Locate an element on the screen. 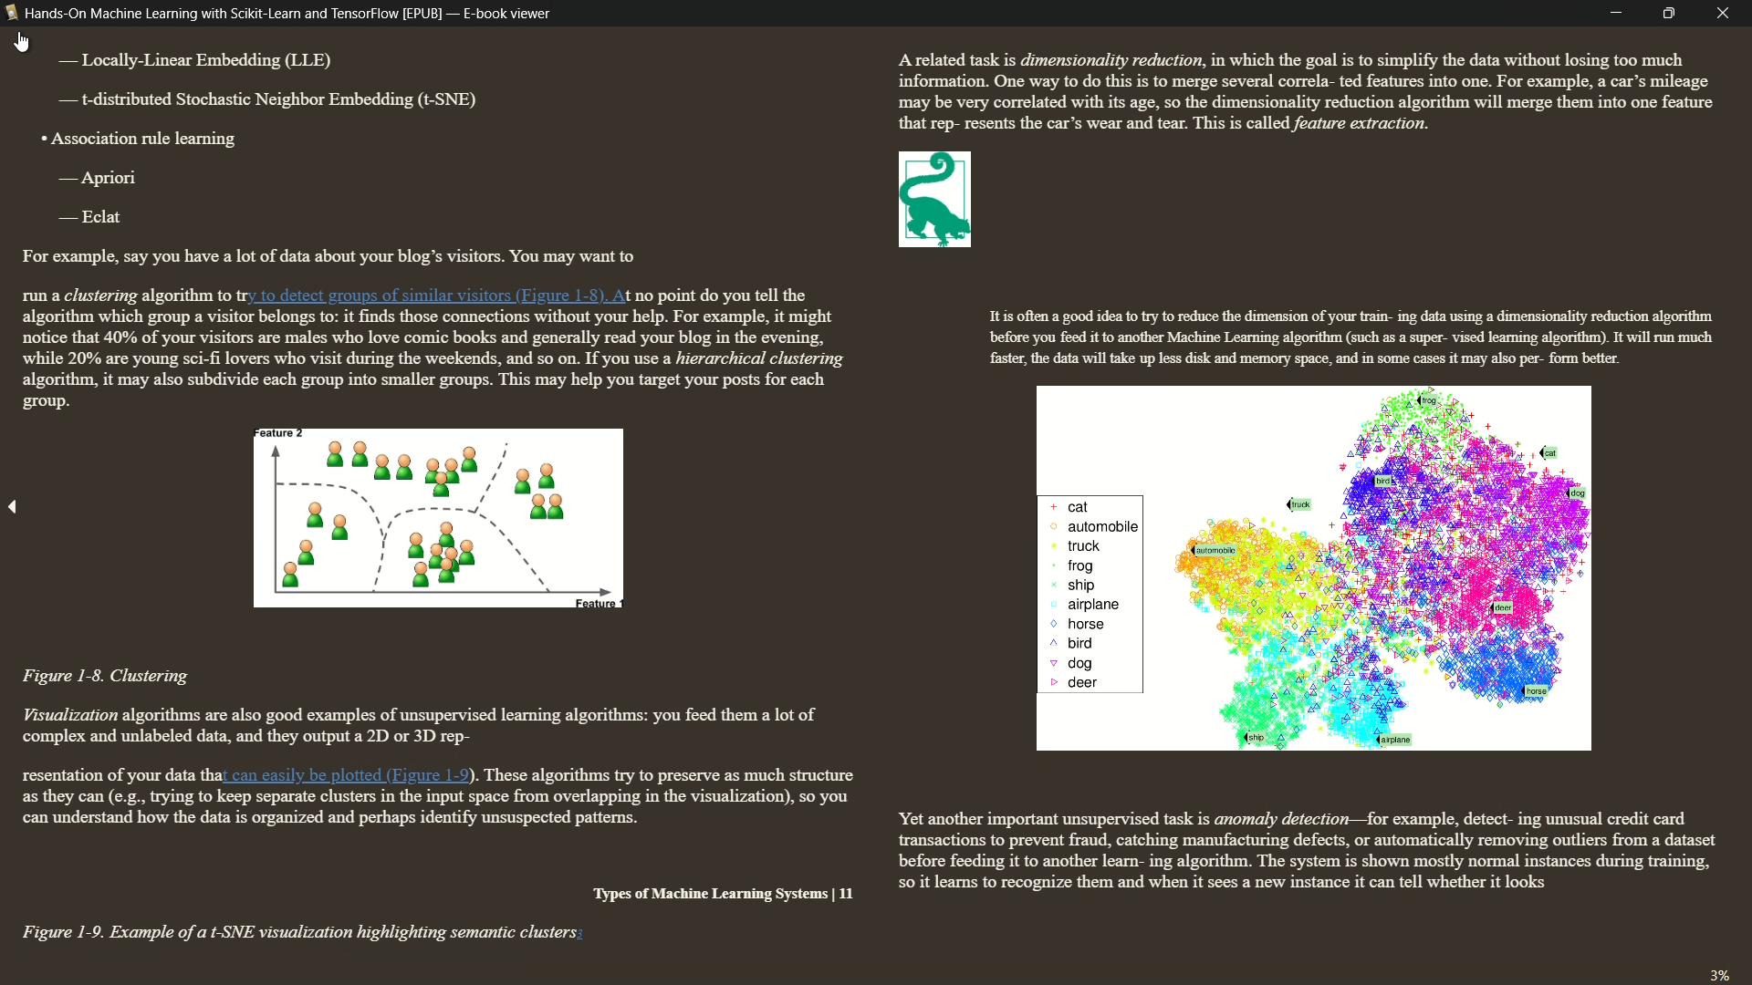  close e-book viewer mode is located at coordinates (1728, 14).